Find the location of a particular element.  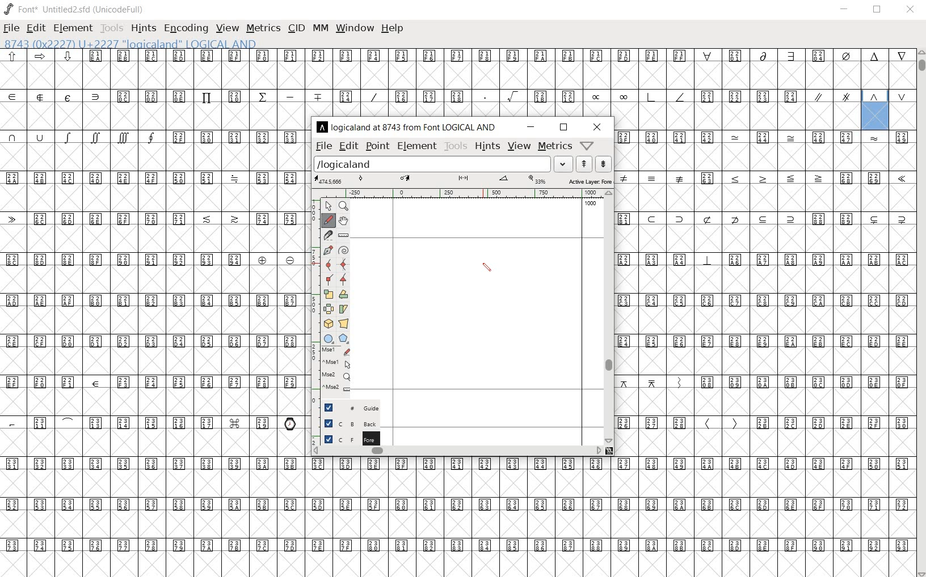

mse1 mse1 mse2 mse2 is located at coordinates (335, 370).